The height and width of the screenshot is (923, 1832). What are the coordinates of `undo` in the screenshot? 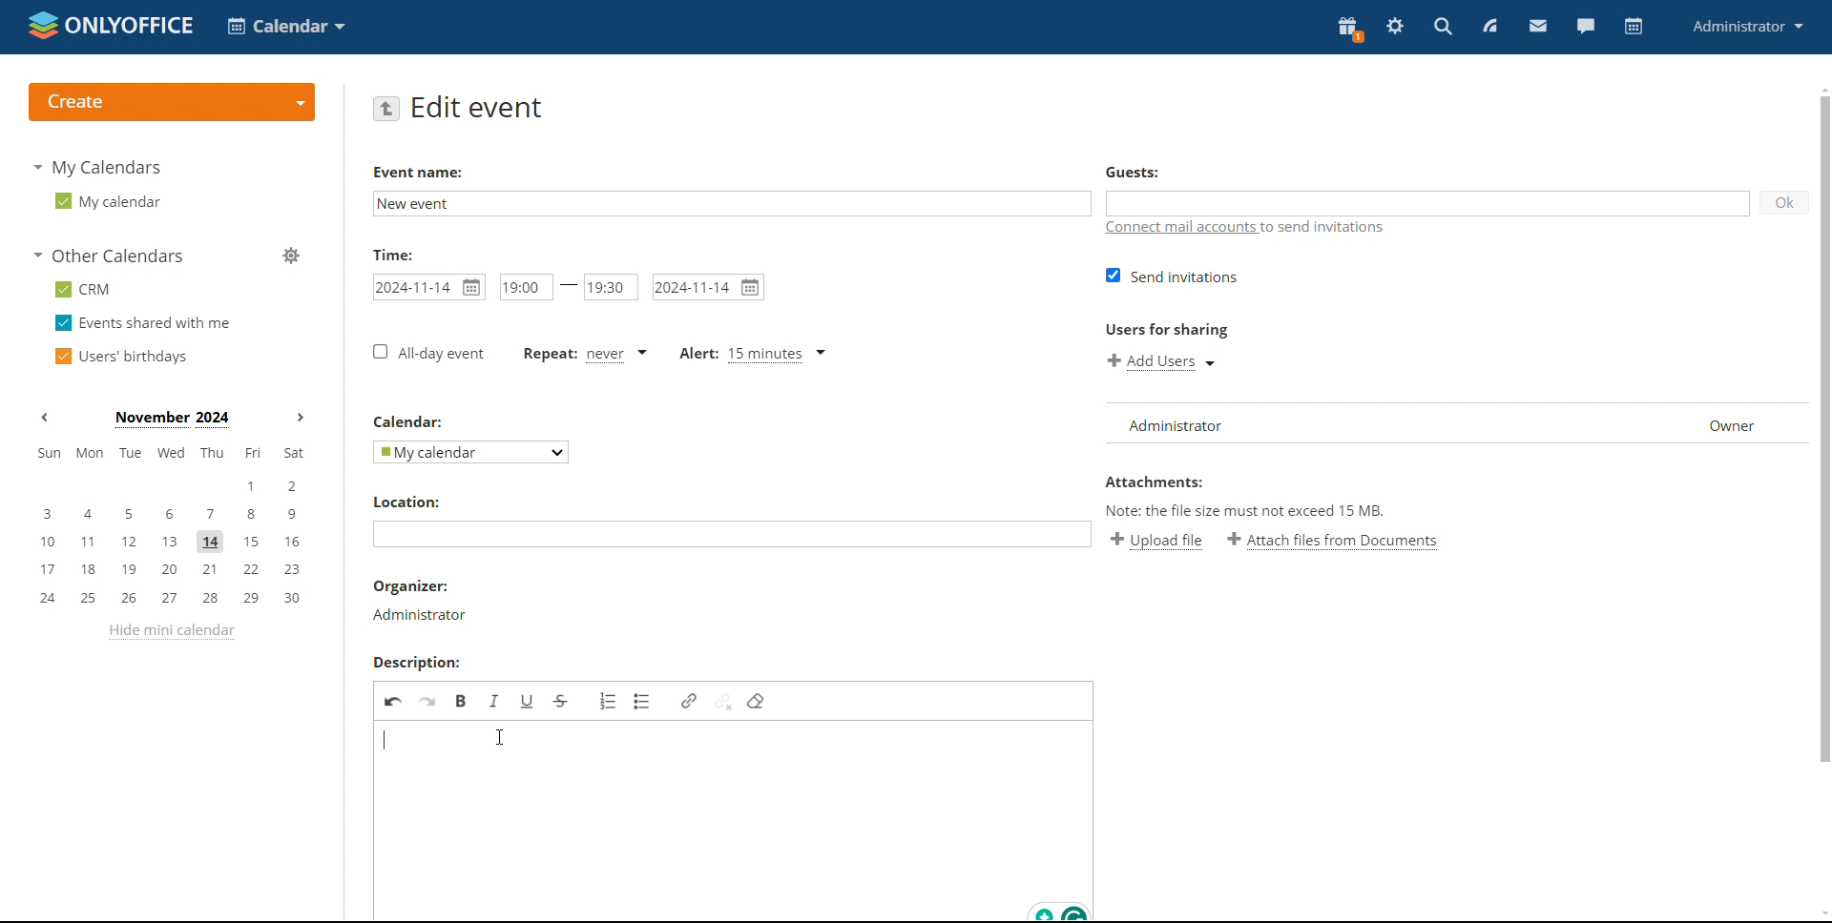 It's located at (392, 699).